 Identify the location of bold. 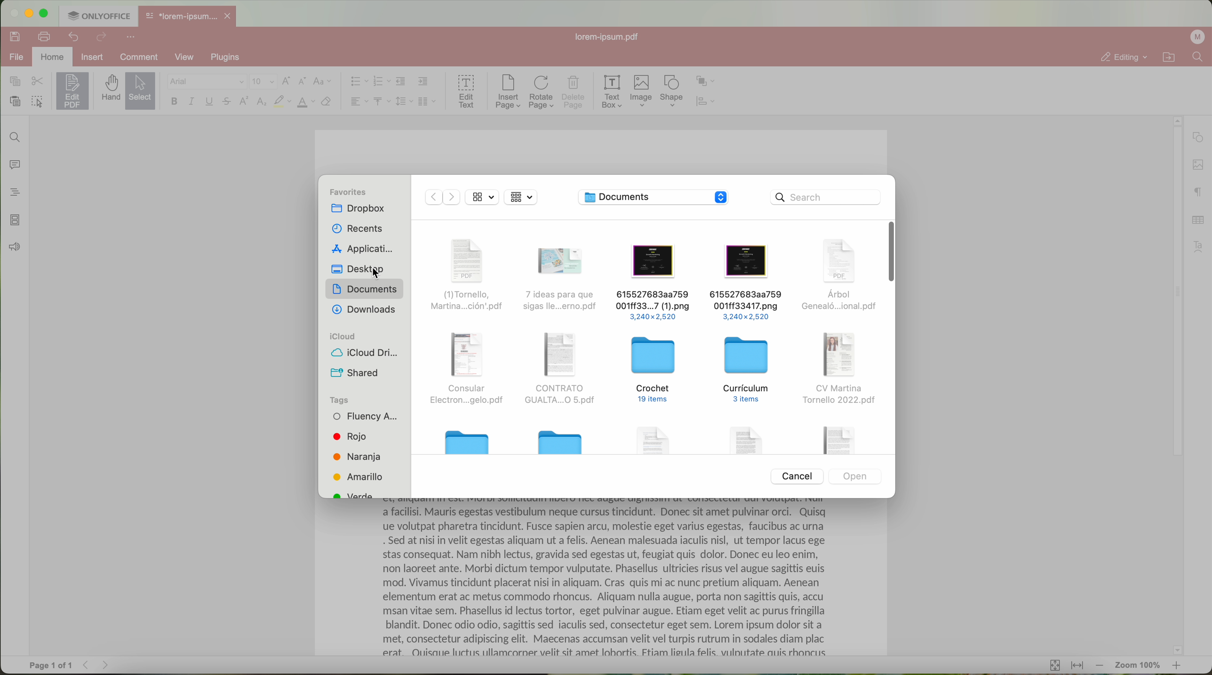
(174, 101).